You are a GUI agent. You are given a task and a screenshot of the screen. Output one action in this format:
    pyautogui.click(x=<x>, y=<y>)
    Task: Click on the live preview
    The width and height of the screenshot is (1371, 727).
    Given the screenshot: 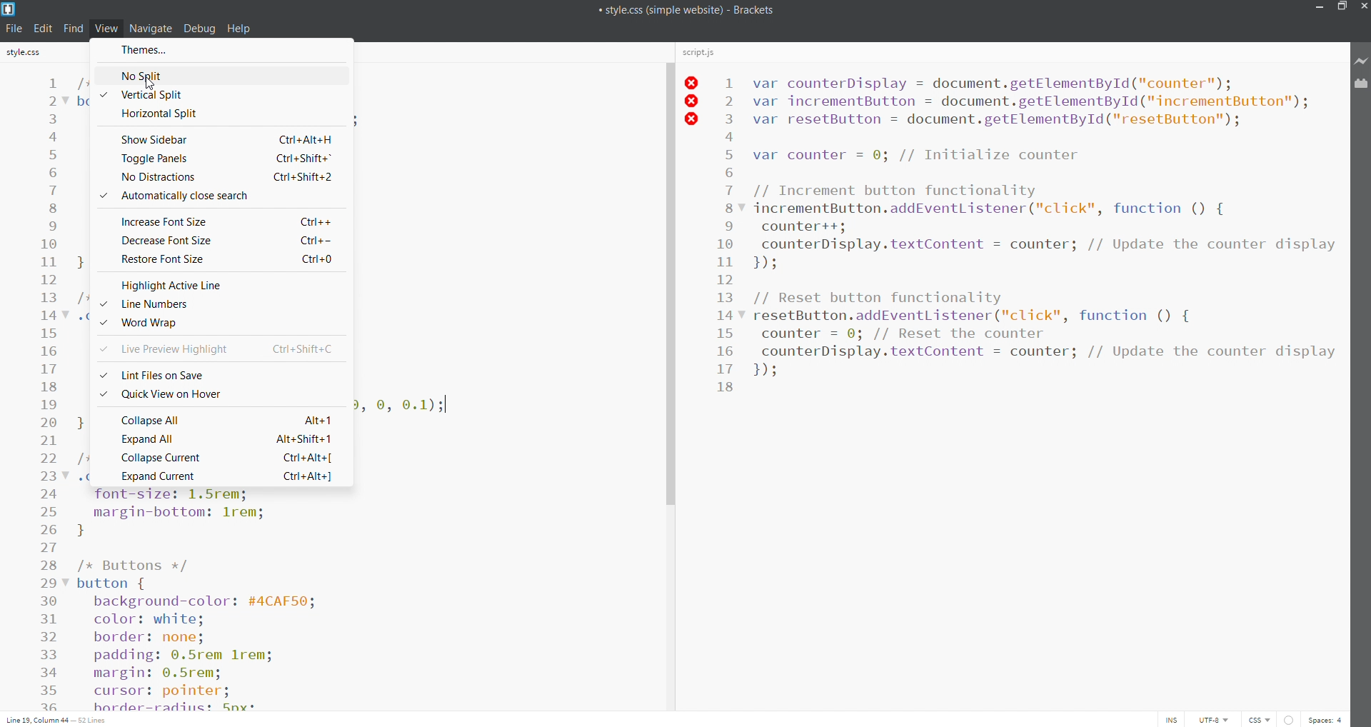 What is the action you would take?
    pyautogui.click(x=1362, y=61)
    